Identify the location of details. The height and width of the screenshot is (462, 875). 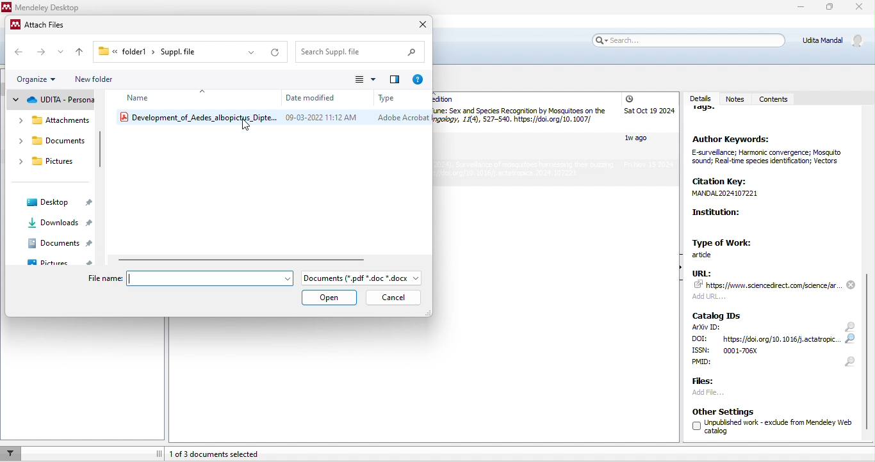
(699, 95).